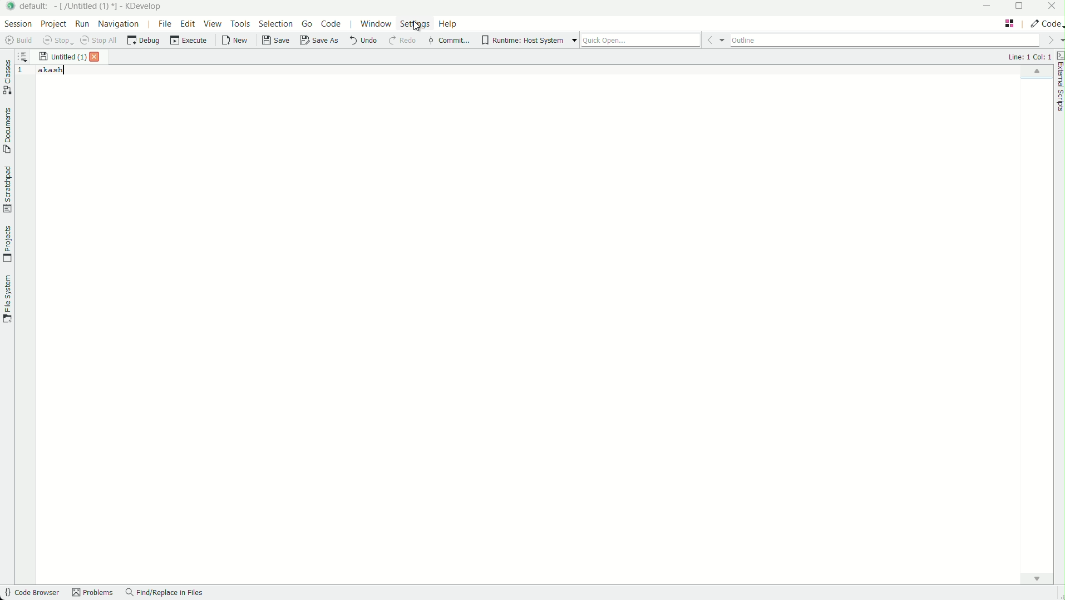 The width and height of the screenshot is (1065, 600). Describe the element at coordinates (164, 23) in the screenshot. I see `file menu` at that location.